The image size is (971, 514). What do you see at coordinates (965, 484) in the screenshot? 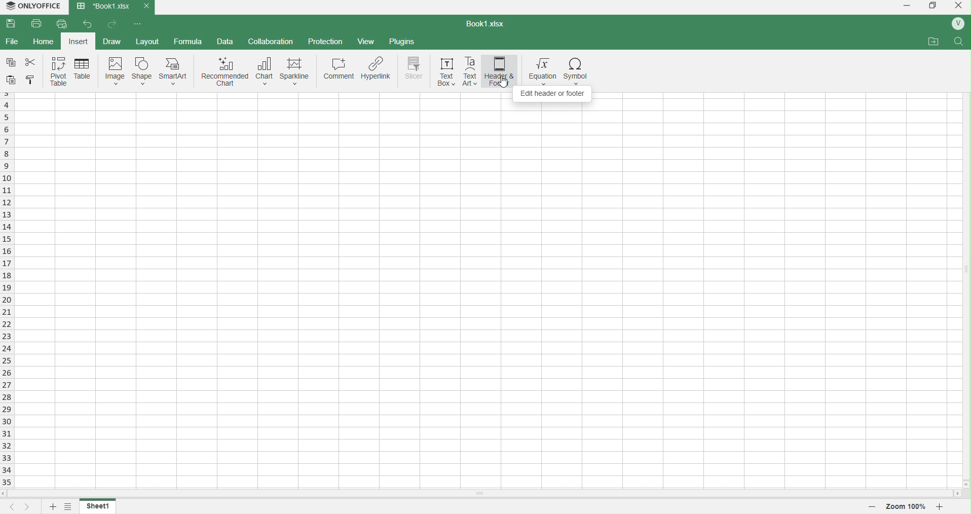
I see `move down` at bounding box center [965, 484].